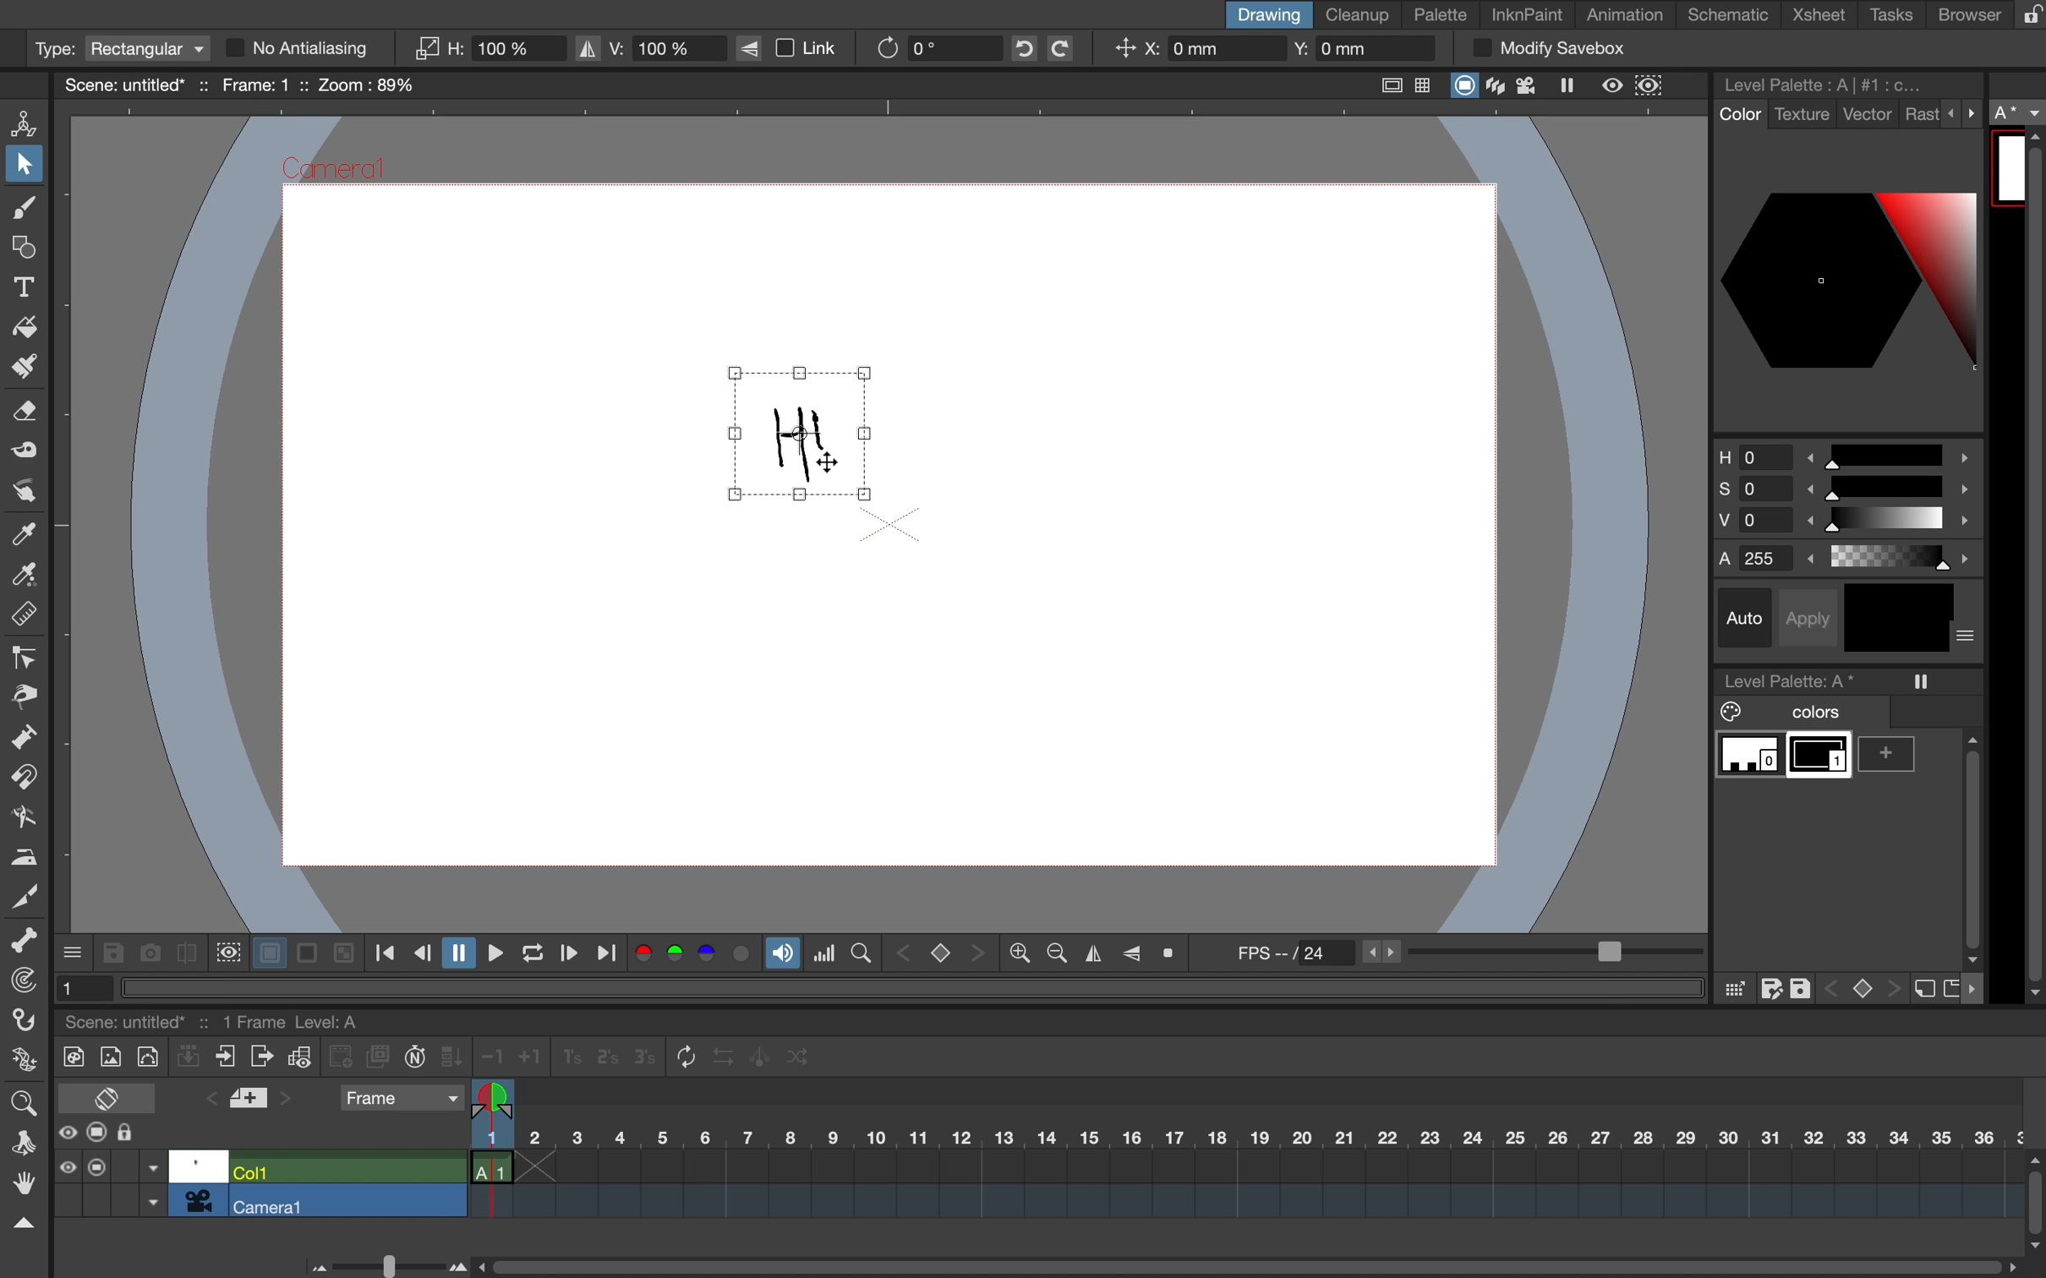 Image resolution: width=2046 pixels, height=1278 pixels. Describe the element at coordinates (648, 46) in the screenshot. I see `vertical scaling` at that location.